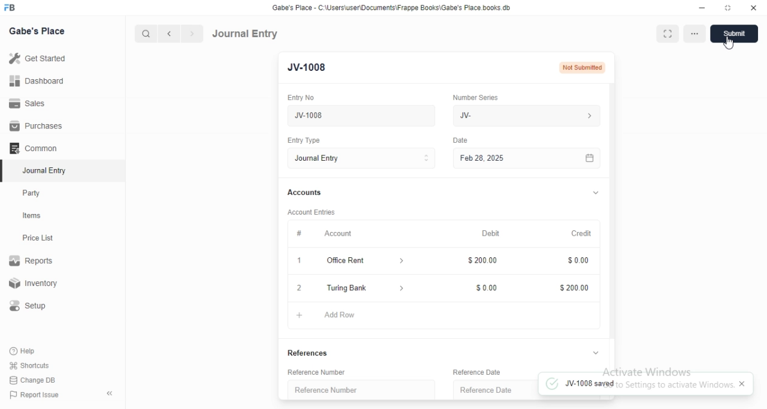 This screenshot has width=767, height=409. What do you see at coordinates (482, 371) in the screenshot?
I see `Reference Date` at bounding box center [482, 371].